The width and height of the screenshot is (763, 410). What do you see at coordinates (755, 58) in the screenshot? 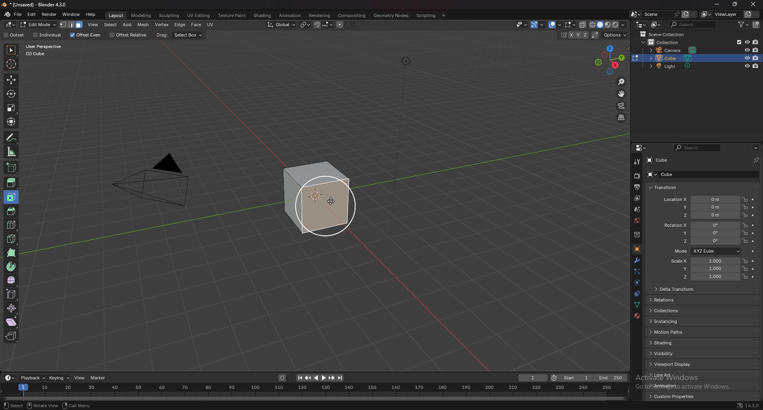
I see `disable in render` at bounding box center [755, 58].